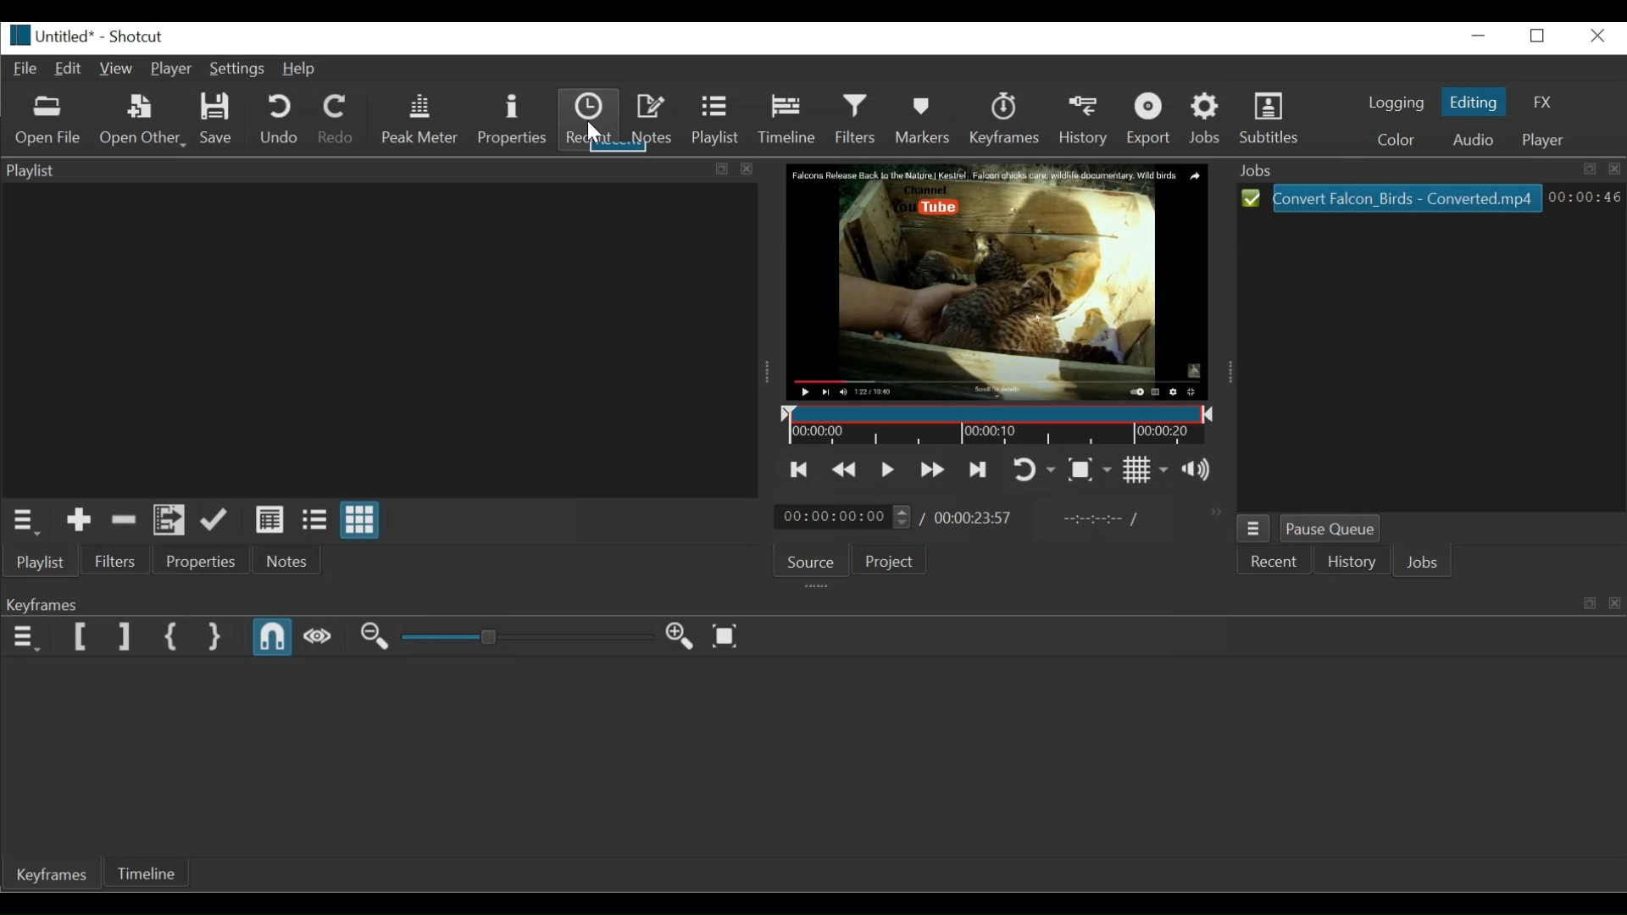  I want to click on History, so click(1350, 561).